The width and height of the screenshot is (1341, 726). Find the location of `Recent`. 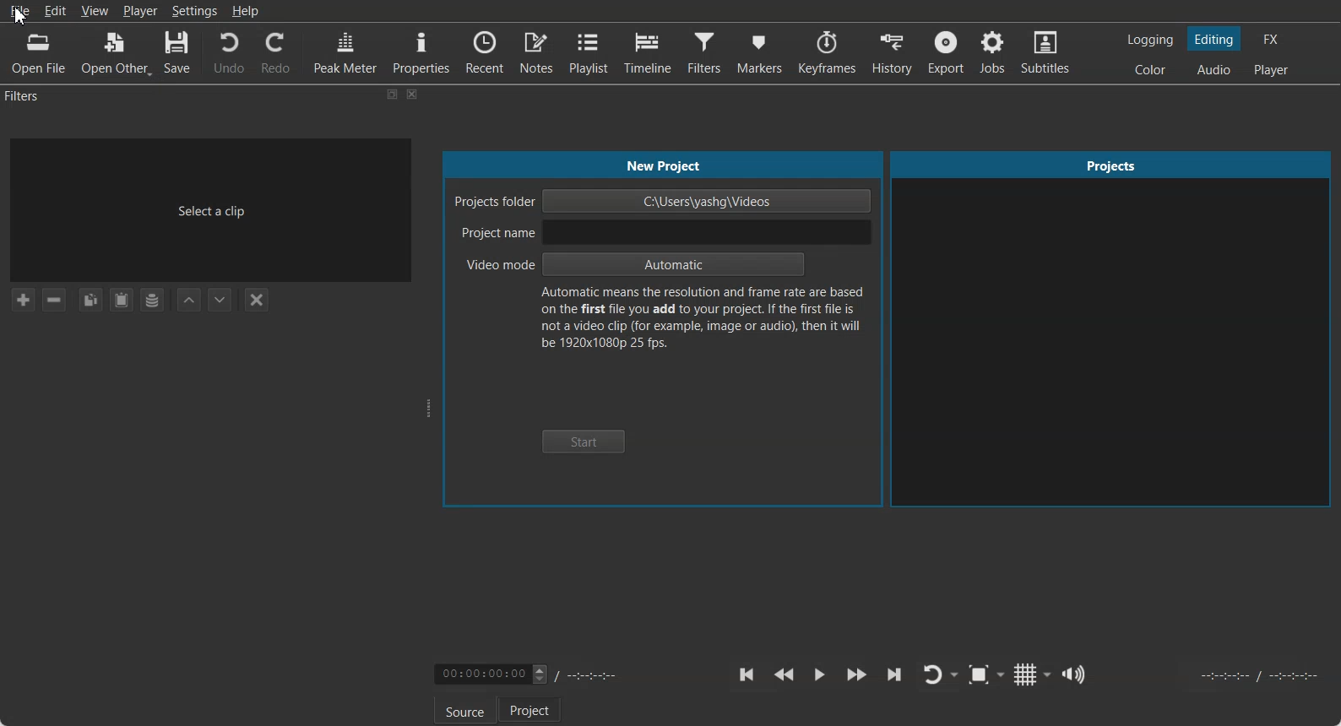

Recent is located at coordinates (485, 51).